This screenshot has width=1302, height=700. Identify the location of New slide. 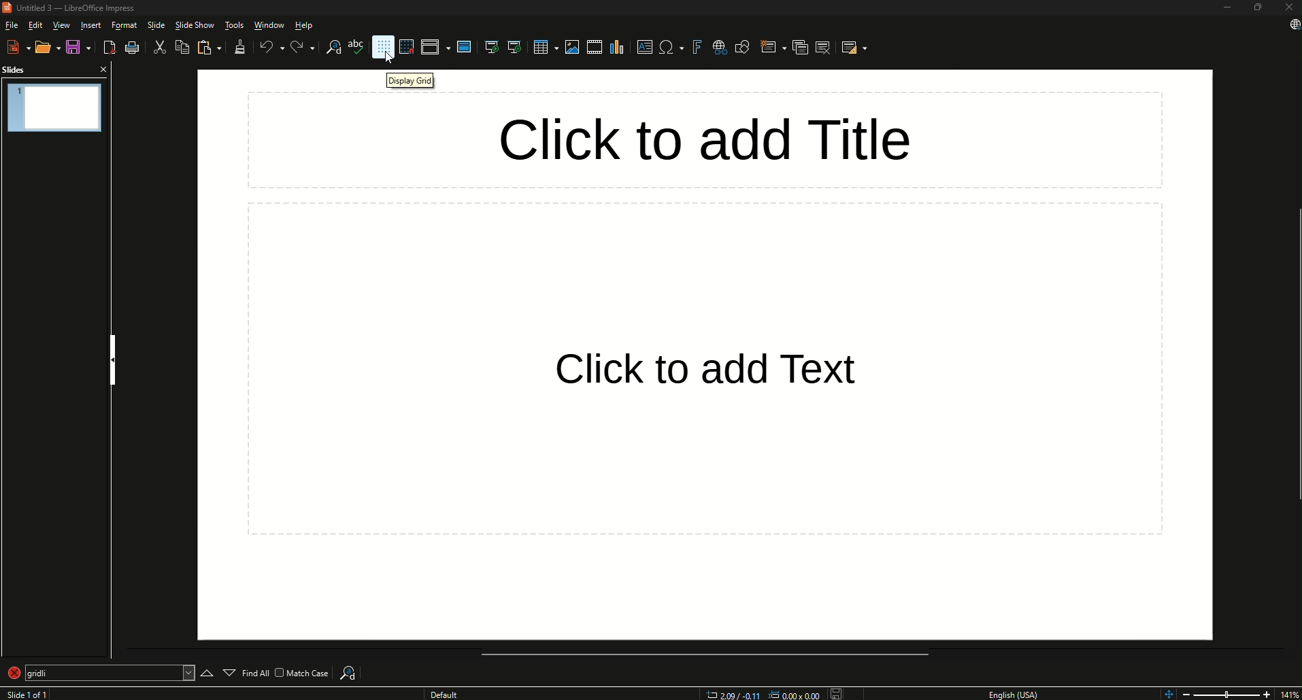
(767, 47).